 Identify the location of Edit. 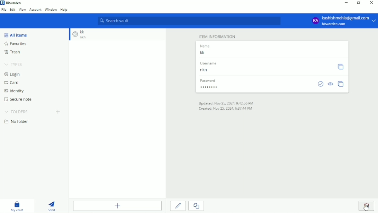
(178, 206).